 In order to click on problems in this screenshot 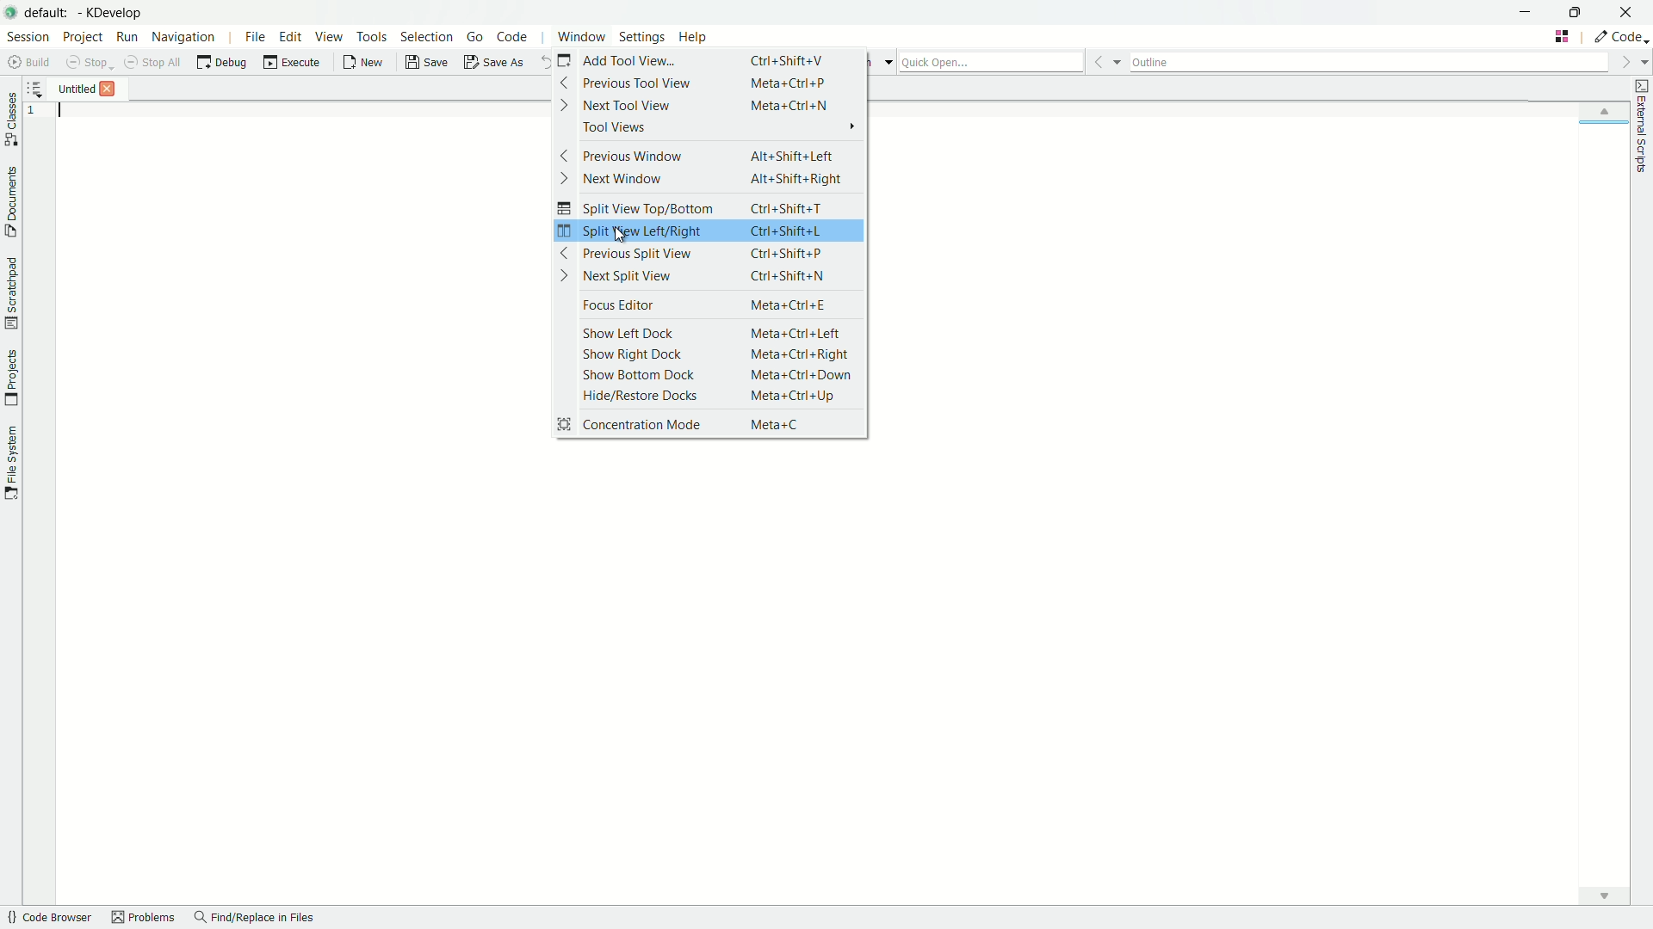, I will do `click(141, 919)`.